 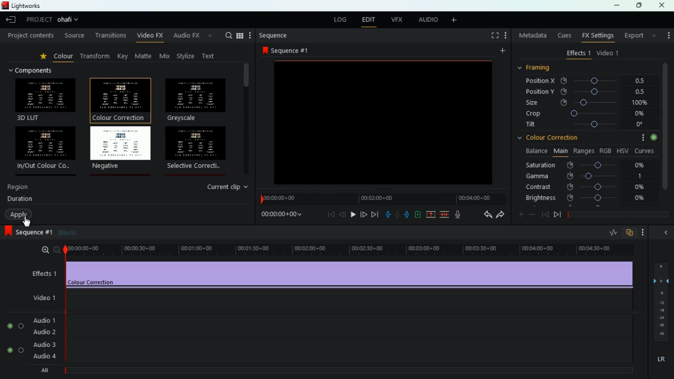 I want to click on colour, so click(x=64, y=58).